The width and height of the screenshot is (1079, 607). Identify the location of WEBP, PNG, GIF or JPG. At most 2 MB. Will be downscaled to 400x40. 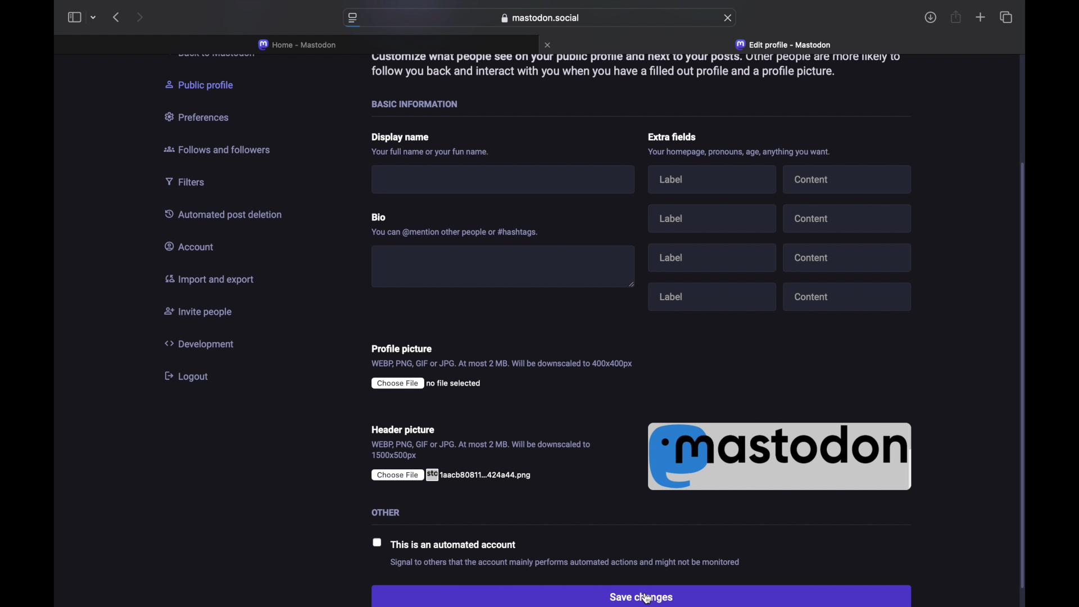
(501, 365).